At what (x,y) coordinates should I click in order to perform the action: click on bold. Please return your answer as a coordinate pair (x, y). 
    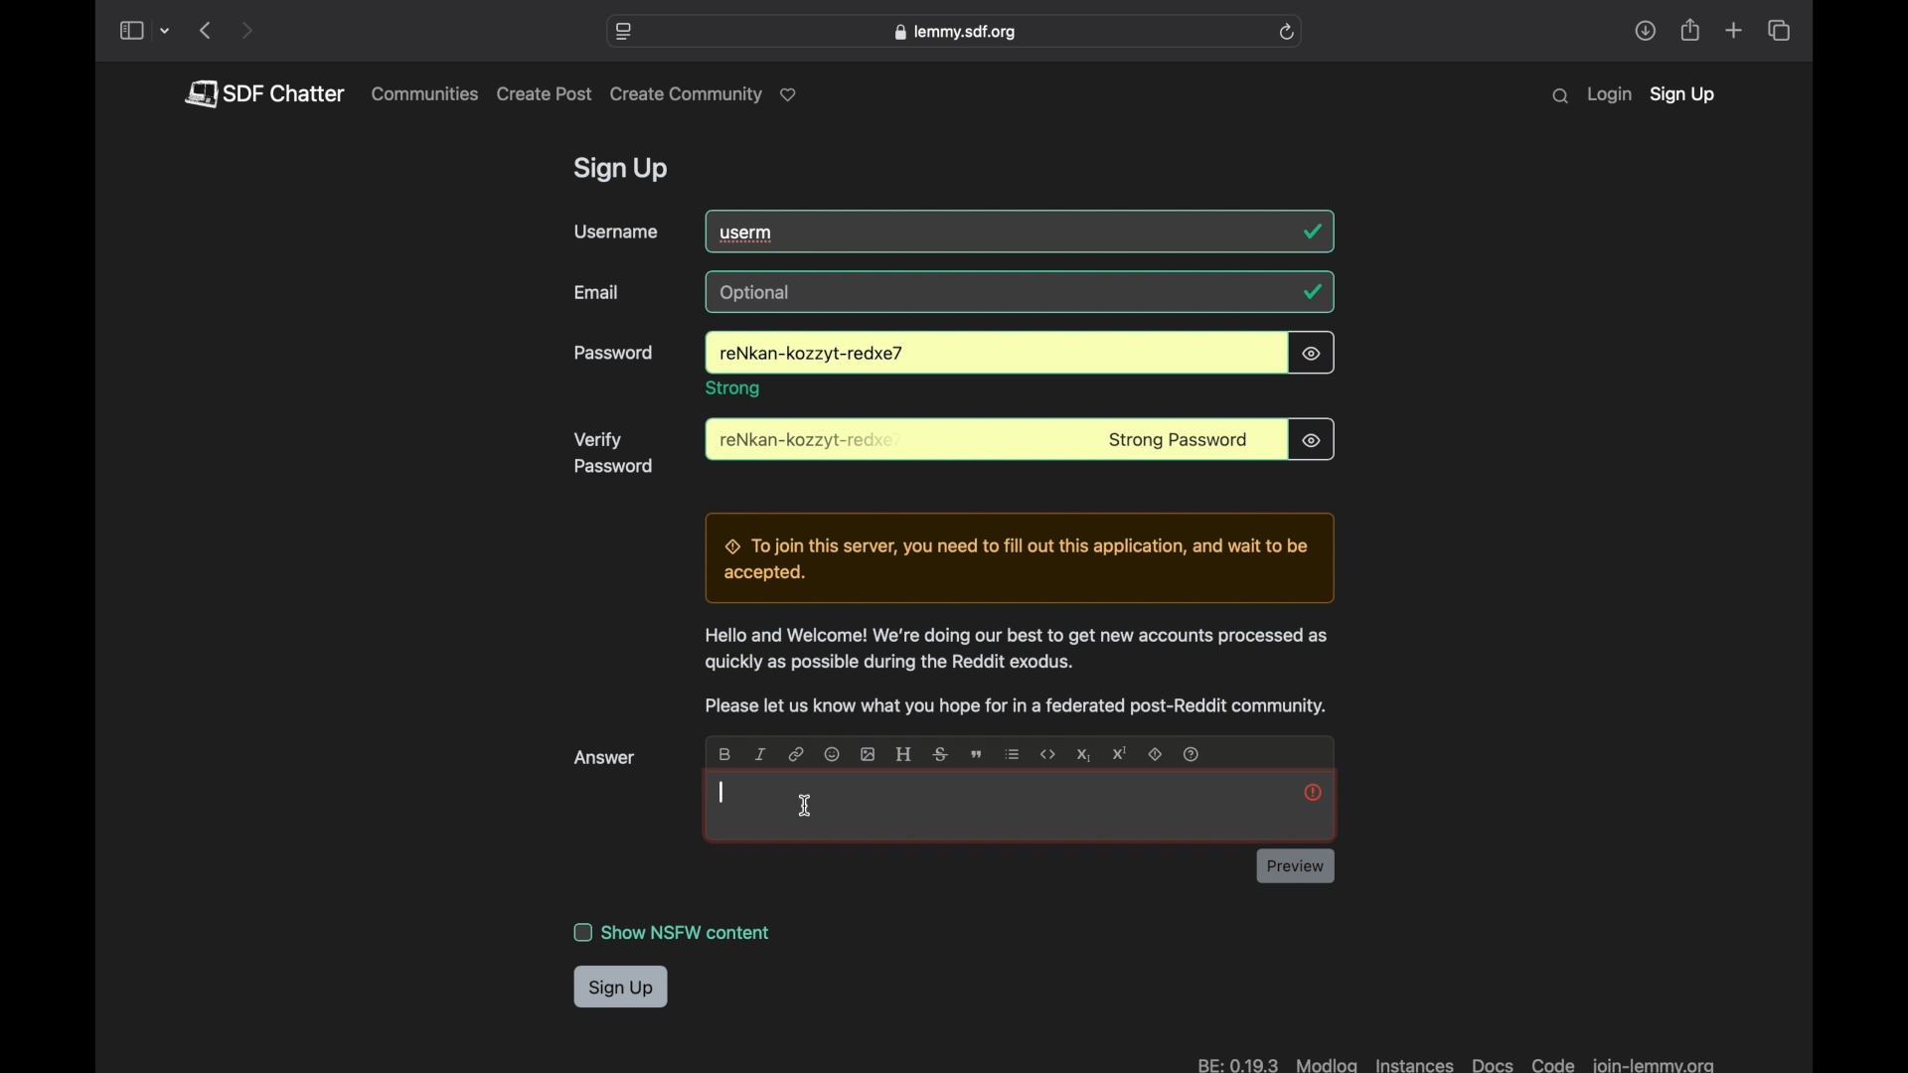
    Looking at the image, I should click on (723, 754).